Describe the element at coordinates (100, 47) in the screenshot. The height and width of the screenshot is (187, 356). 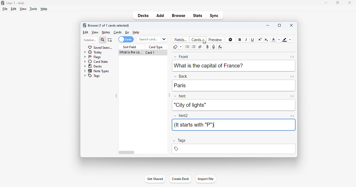
I see `saved searches` at that location.